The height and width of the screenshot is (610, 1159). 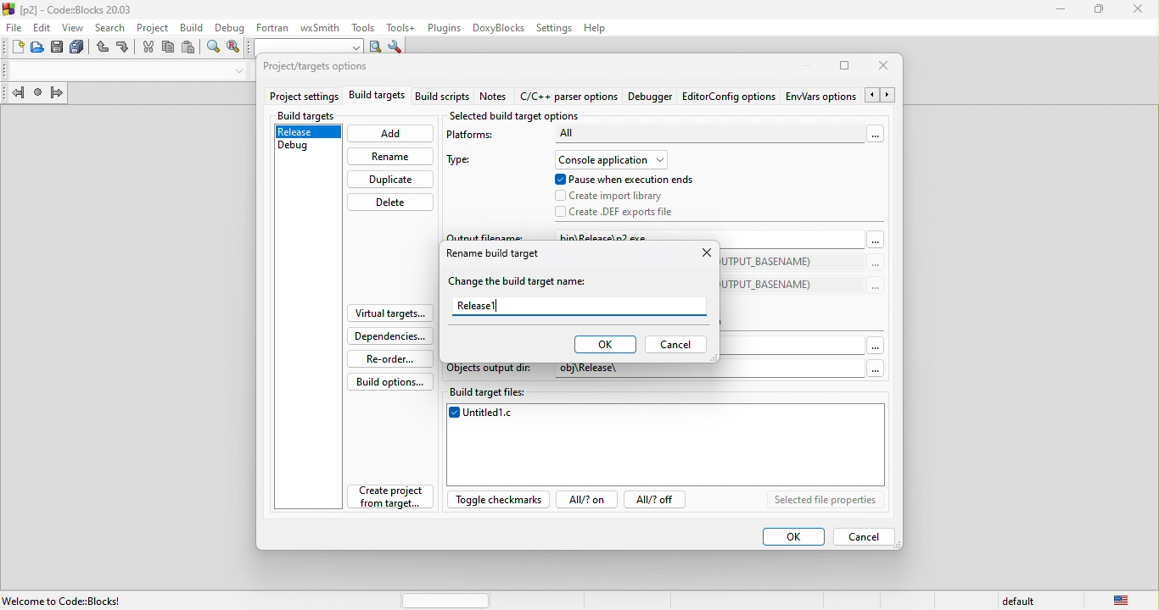 What do you see at coordinates (318, 26) in the screenshot?
I see `wxsmith` at bounding box center [318, 26].